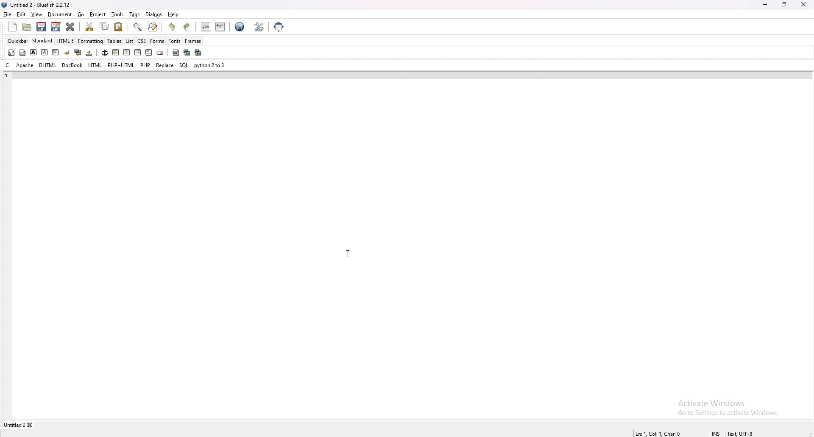 The image size is (814, 437). Describe the element at coordinates (176, 53) in the screenshot. I see `insert image` at that location.